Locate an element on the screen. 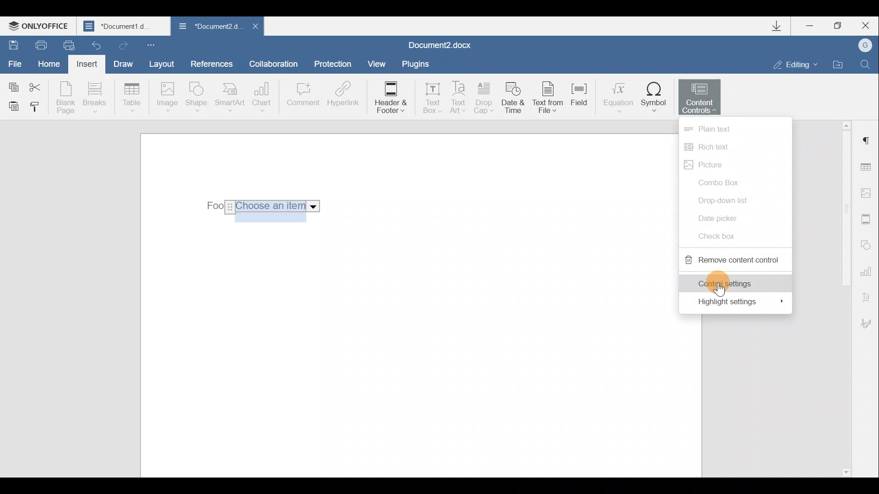  Document1 d.. is located at coordinates (125, 26).